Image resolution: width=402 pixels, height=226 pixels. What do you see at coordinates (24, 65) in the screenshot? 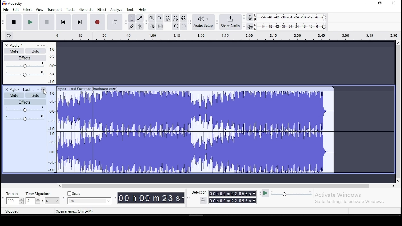
I see `volume` at bounding box center [24, 65].